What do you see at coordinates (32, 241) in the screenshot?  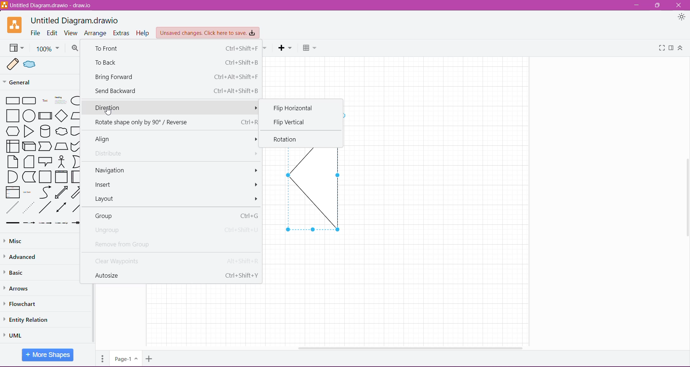 I see `Misc` at bounding box center [32, 241].